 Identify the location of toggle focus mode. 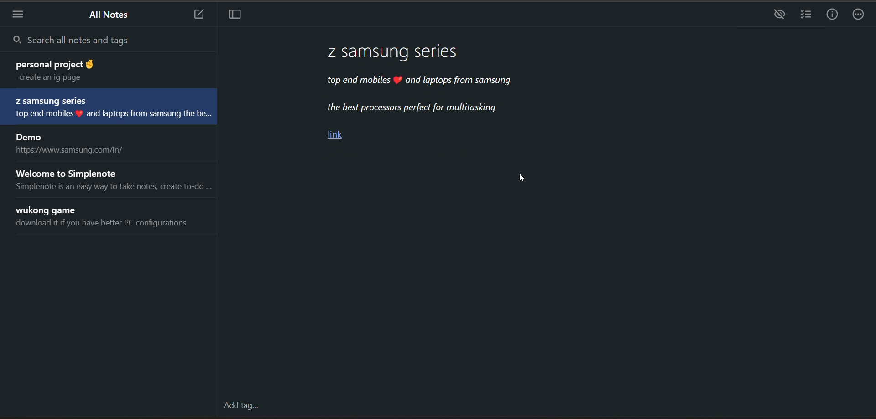
(240, 16).